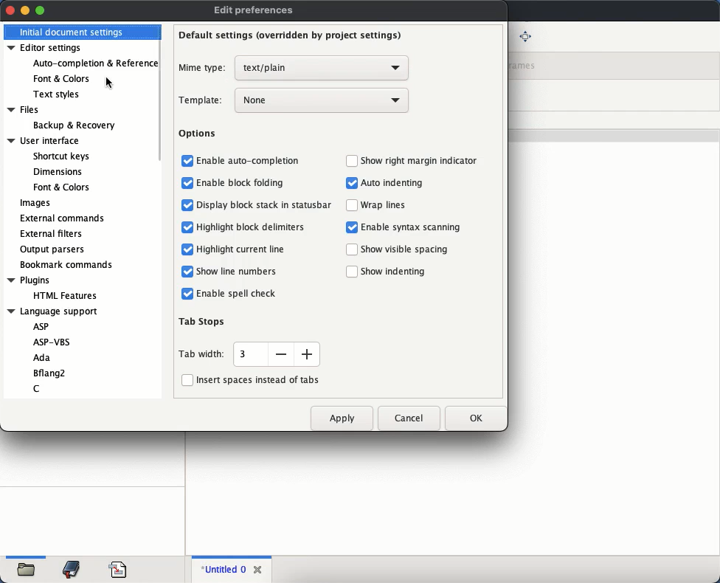 The width and height of the screenshot is (720, 583). What do you see at coordinates (74, 124) in the screenshot?
I see `backup & recovery` at bounding box center [74, 124].